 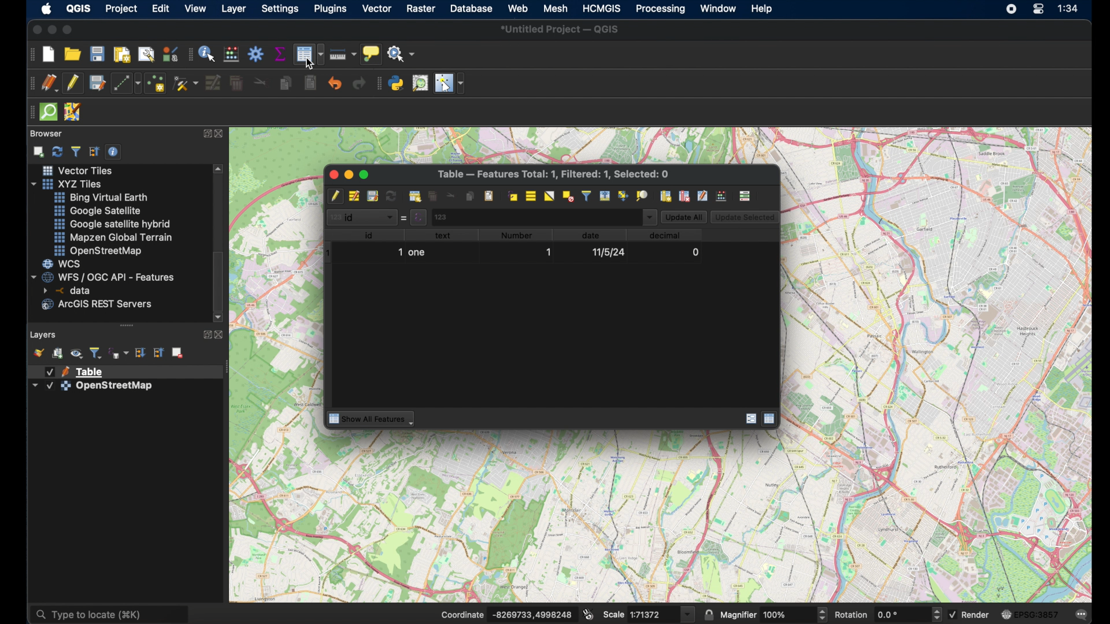 What do you see at coordinates (284, 83) in the screenshot?
I see `copy features` at bounding box center [284, 83].